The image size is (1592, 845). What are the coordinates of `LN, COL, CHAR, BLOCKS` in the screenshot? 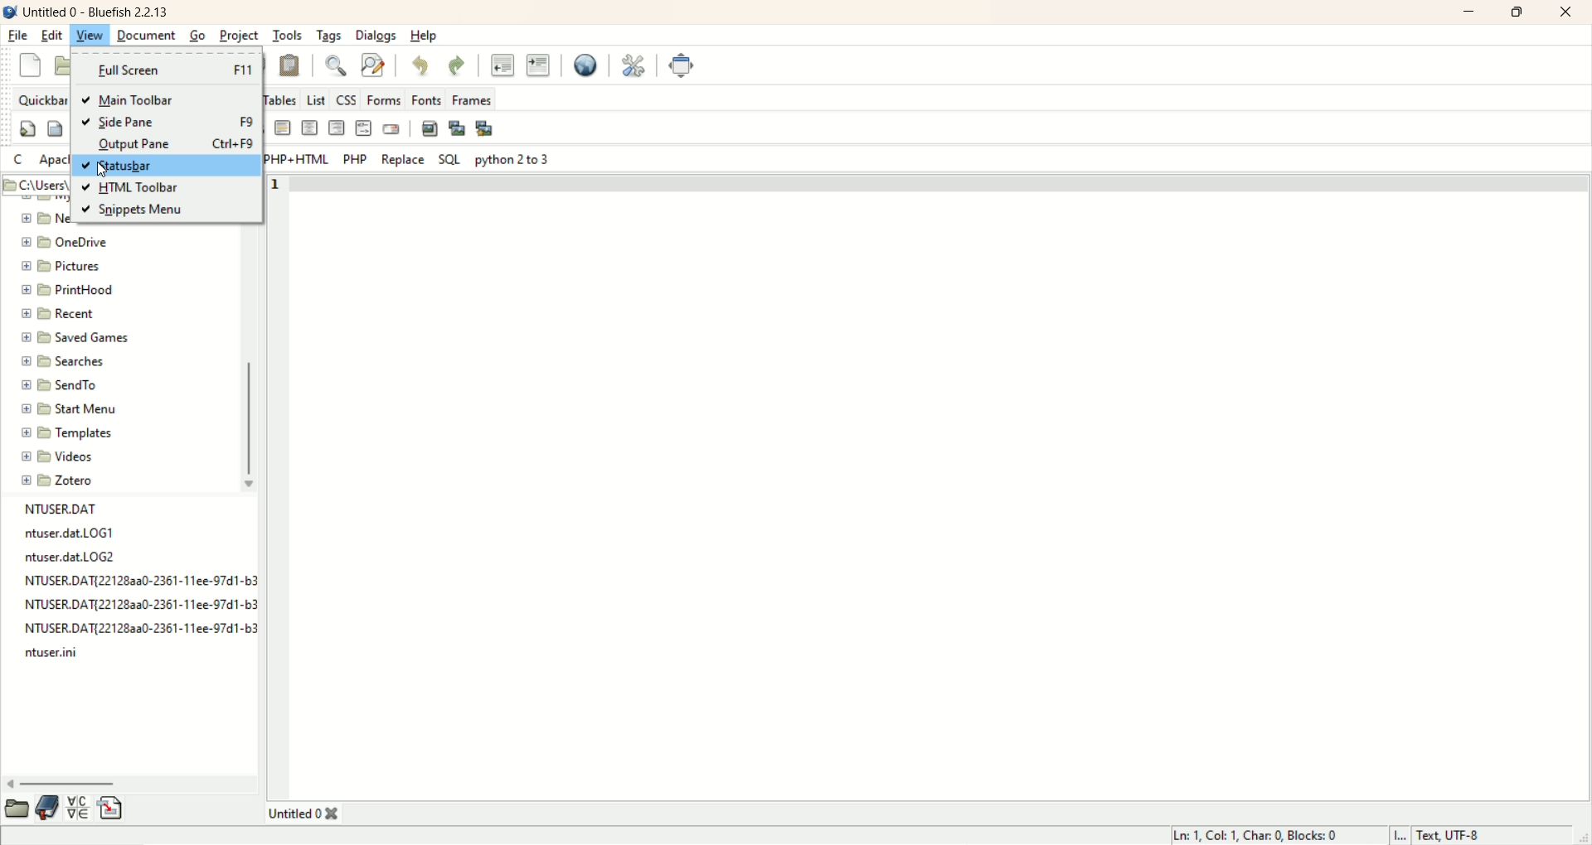 It's located at (1256, 834).